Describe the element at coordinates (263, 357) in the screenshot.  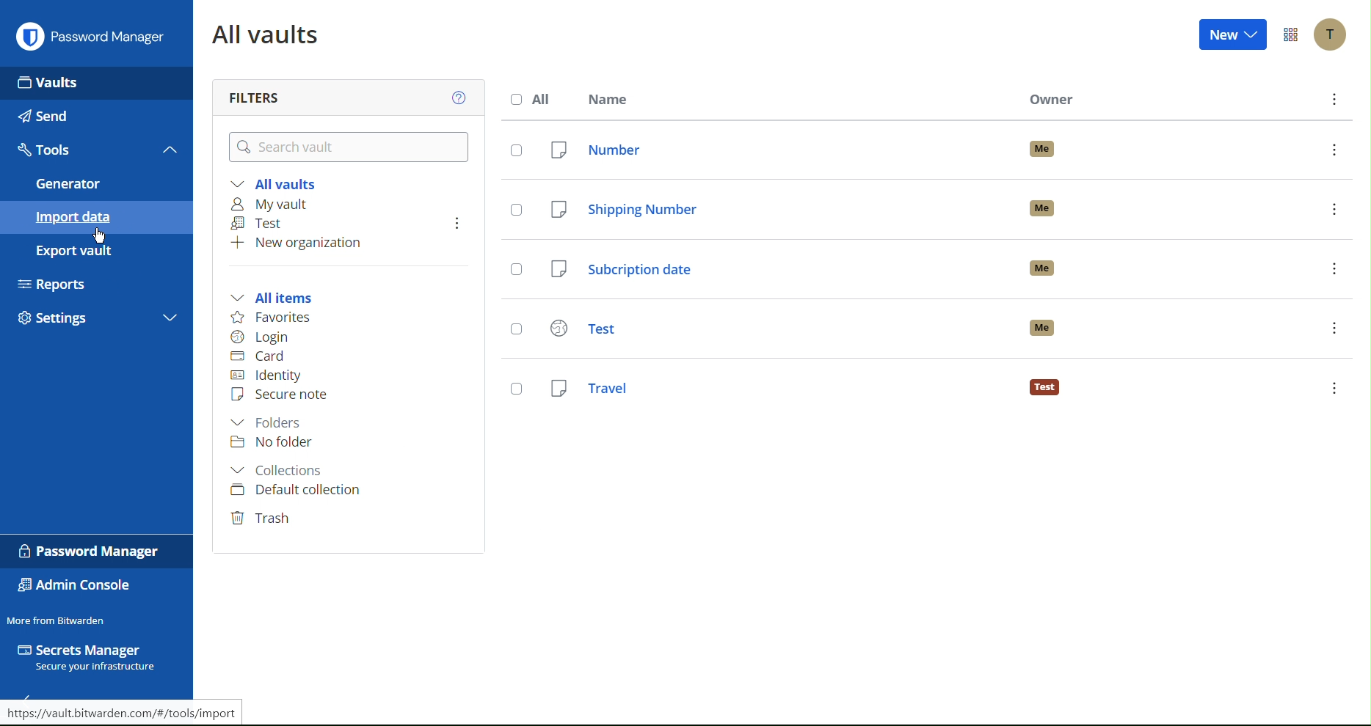
I see `Card` at that location.